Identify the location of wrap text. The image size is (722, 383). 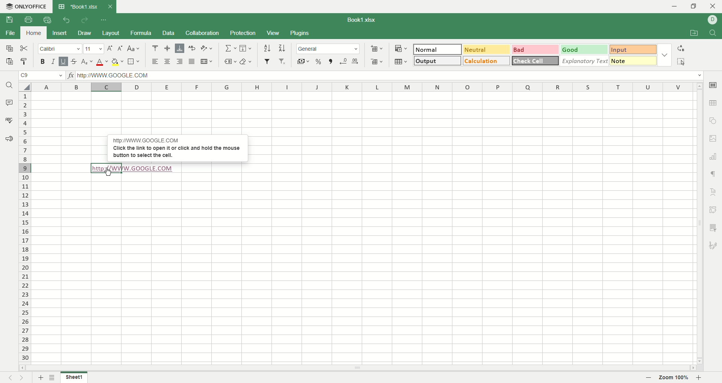
(192, 47).